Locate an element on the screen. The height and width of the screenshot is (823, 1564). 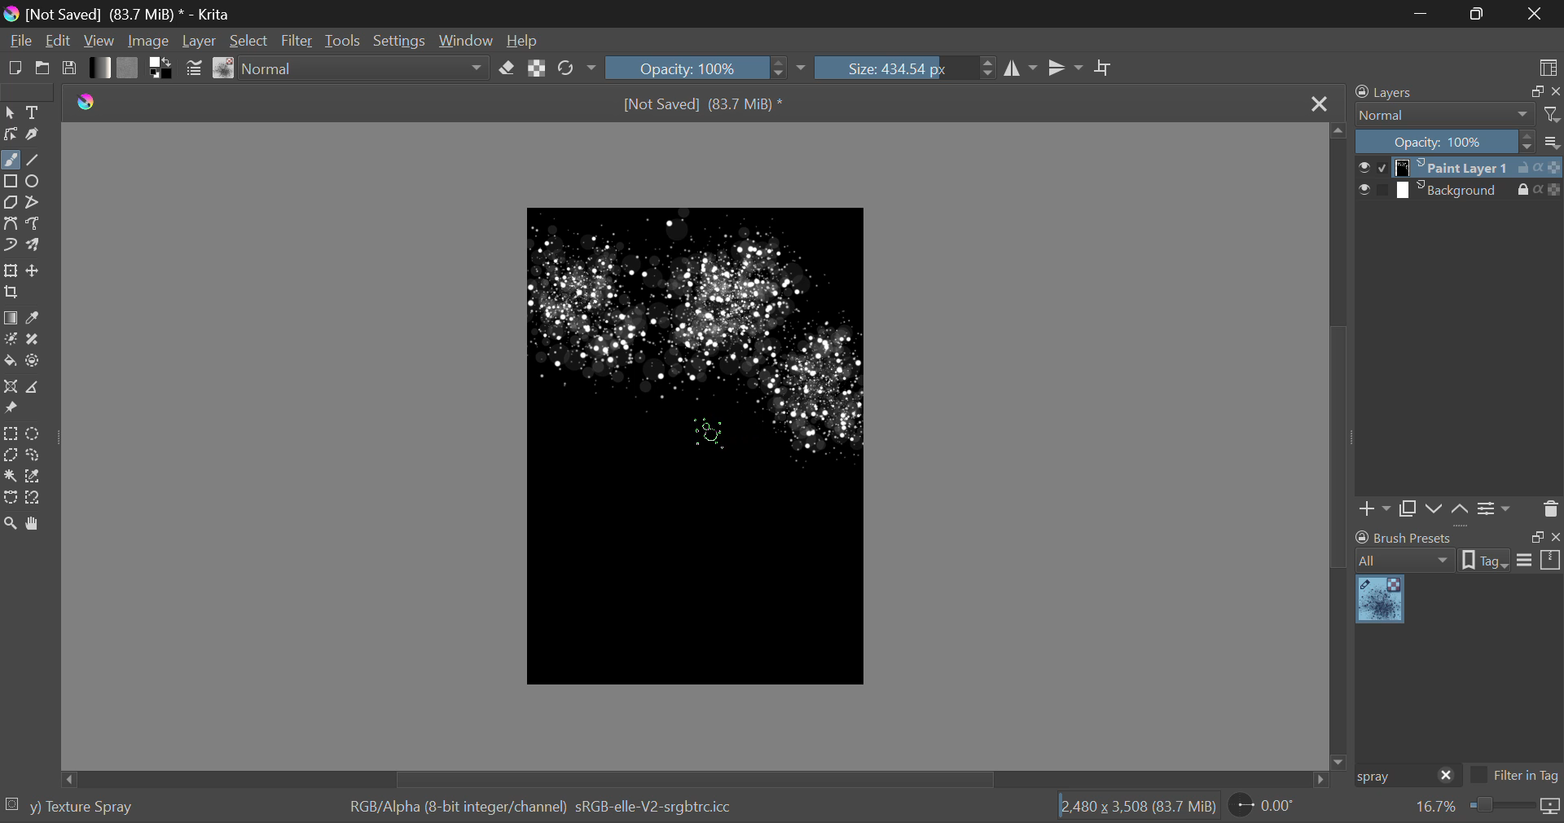
RGB/Alpha (8-bit integer/channel) sRGB-elle-V2-srgbtrcicc is located at coordinates (543, 808).